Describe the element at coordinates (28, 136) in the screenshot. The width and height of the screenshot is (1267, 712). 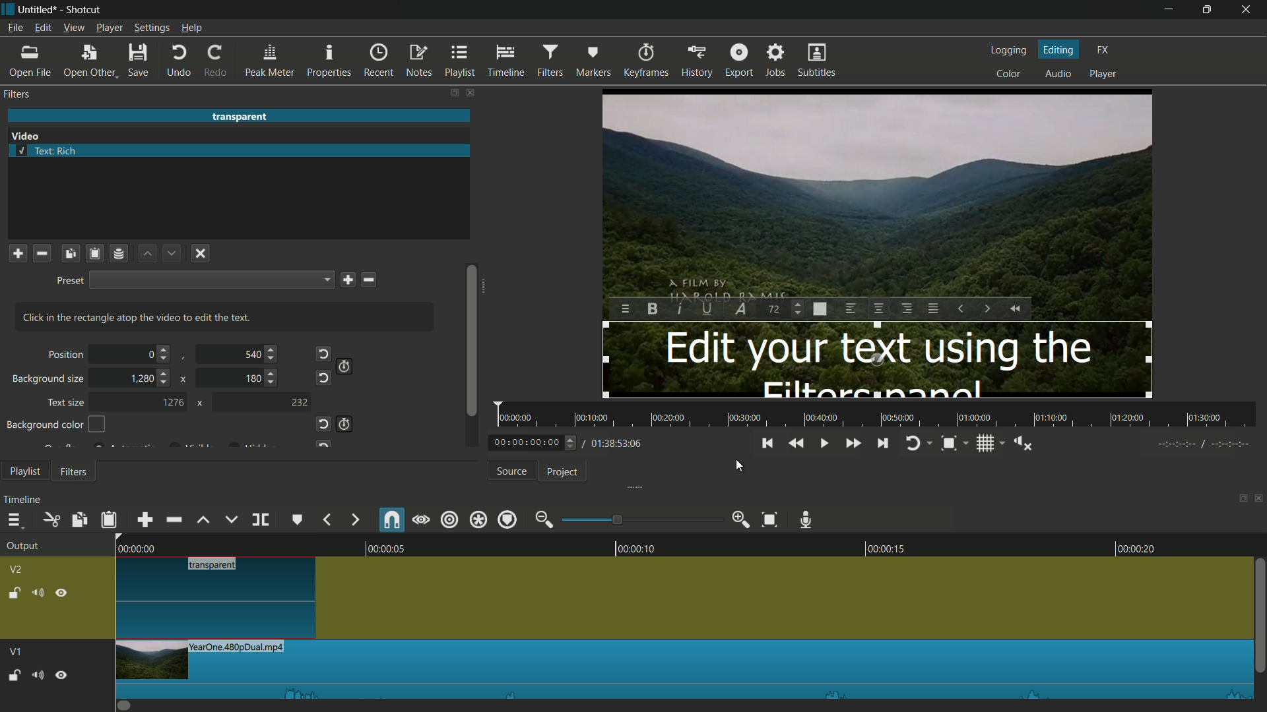
I see `Video` at that location.